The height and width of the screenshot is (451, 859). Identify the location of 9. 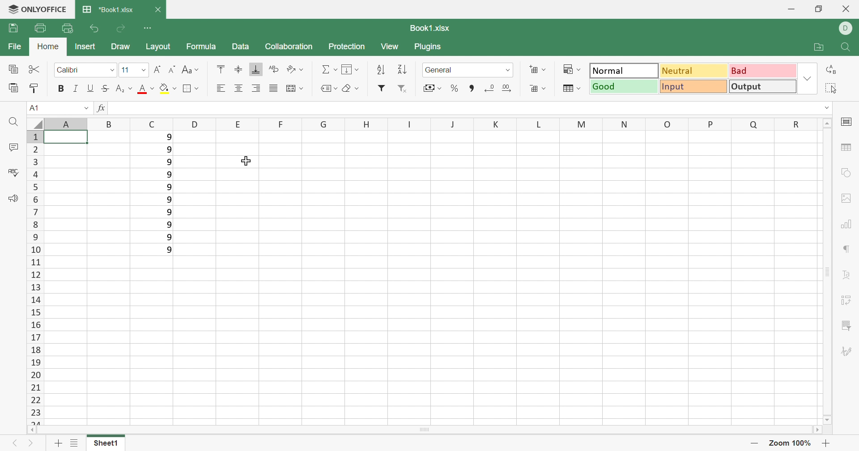
(170, 250).